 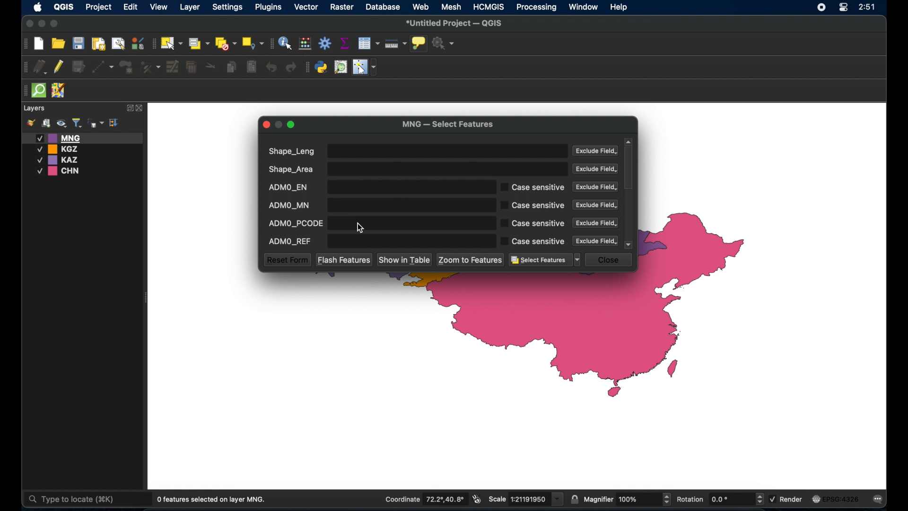 I want to click on zoom to features, so click(x=471, y=260).